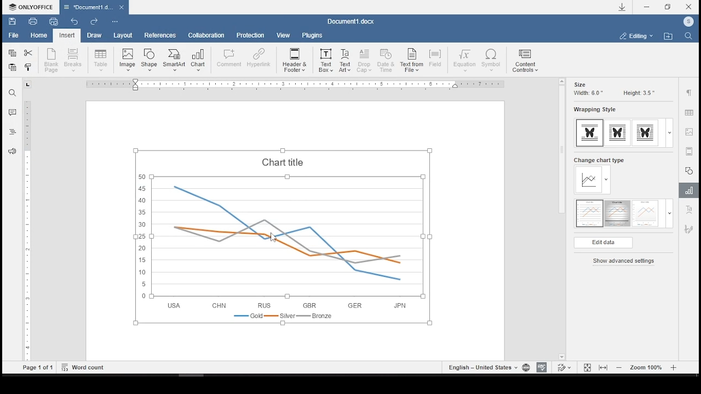  What do you see at coordinates (30, 68) in the screenshot?
I see `close style` at bounding box center [30, 68].